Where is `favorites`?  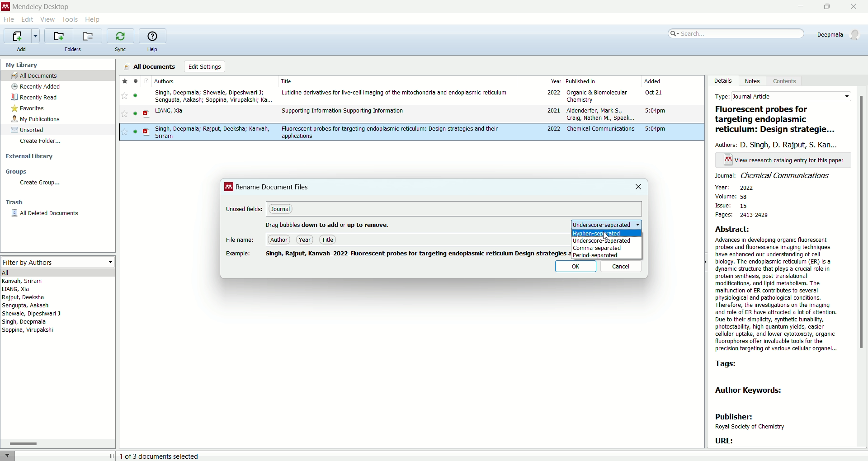
favorites is located at coordinates (30, 109).